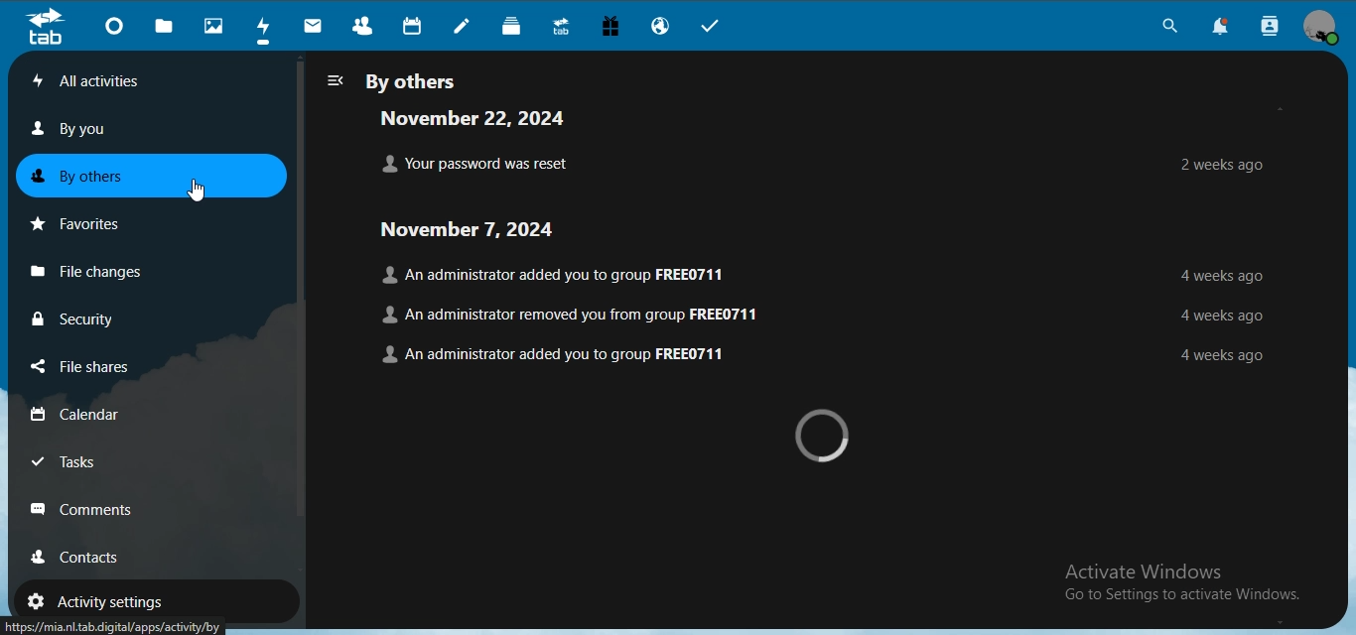 The width and height of the screenshot is (1356, 635). I want to click on email hosting, so click(663, 26).